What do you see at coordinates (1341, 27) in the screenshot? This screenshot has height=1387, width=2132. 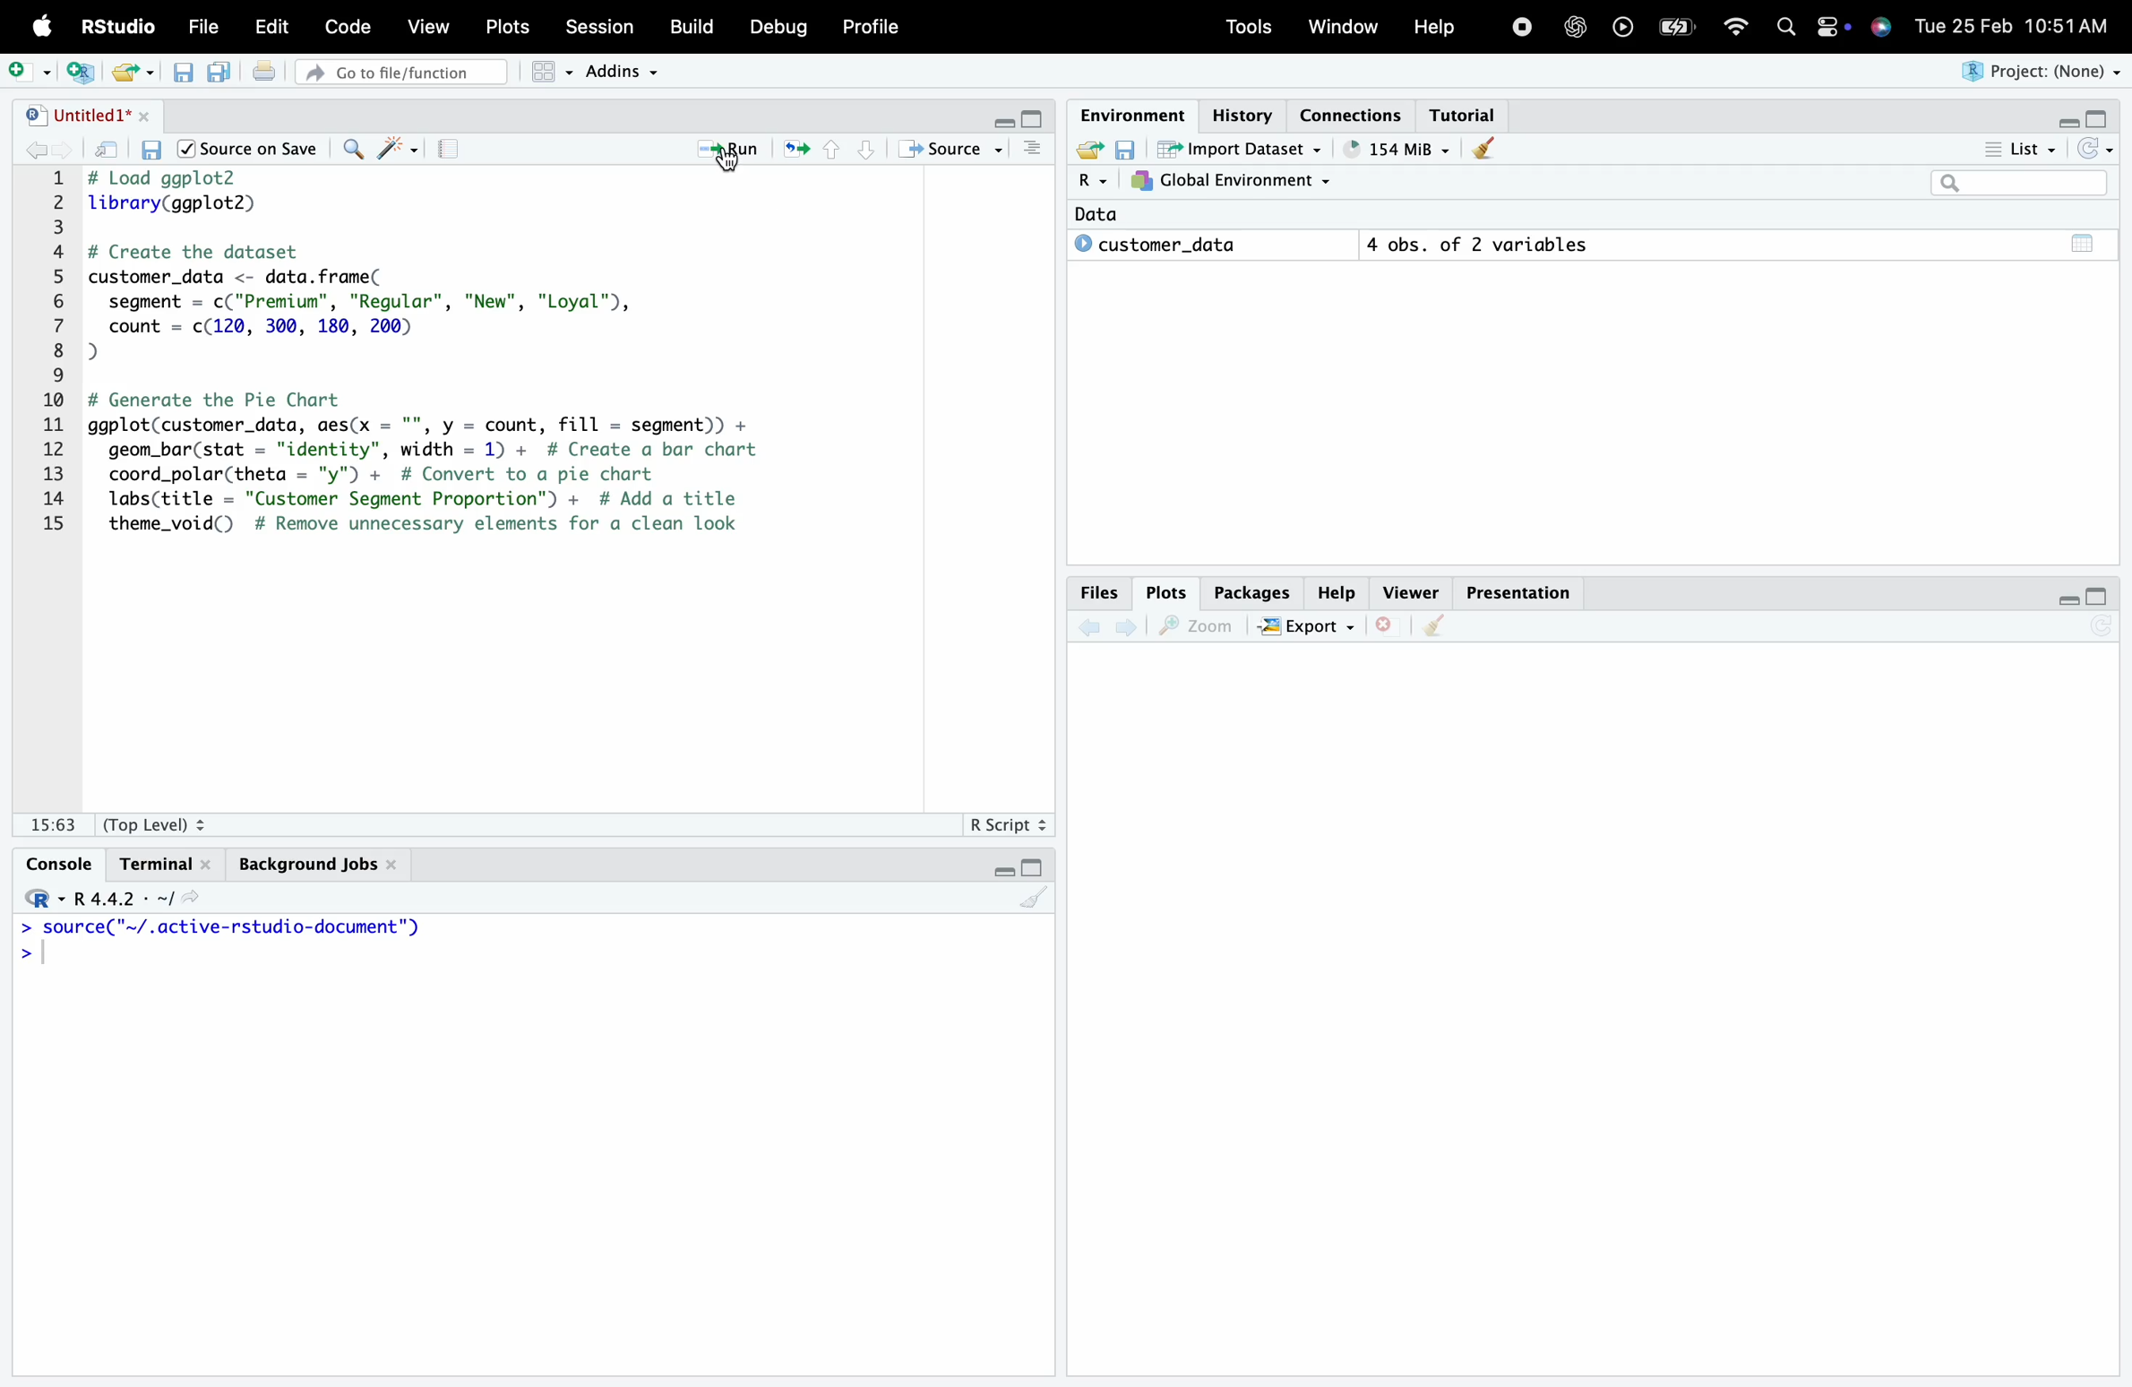 I see `Window` at bounding box center [1341, 27].